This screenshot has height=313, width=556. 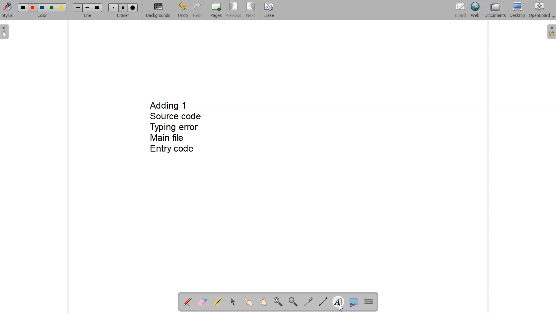 I want to click on Small eraser, so click(x=114, y=8).